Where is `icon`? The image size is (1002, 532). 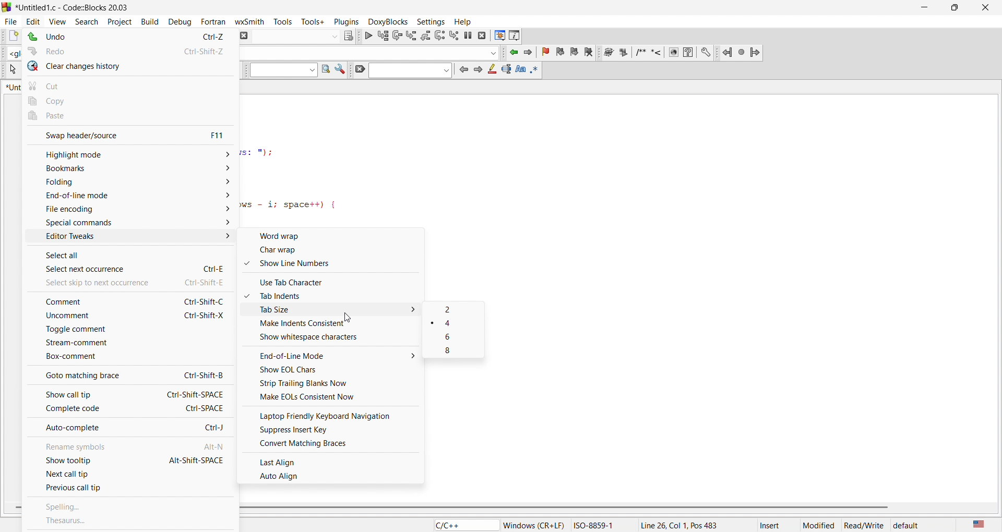 icon is located at coordinates (539, 70).